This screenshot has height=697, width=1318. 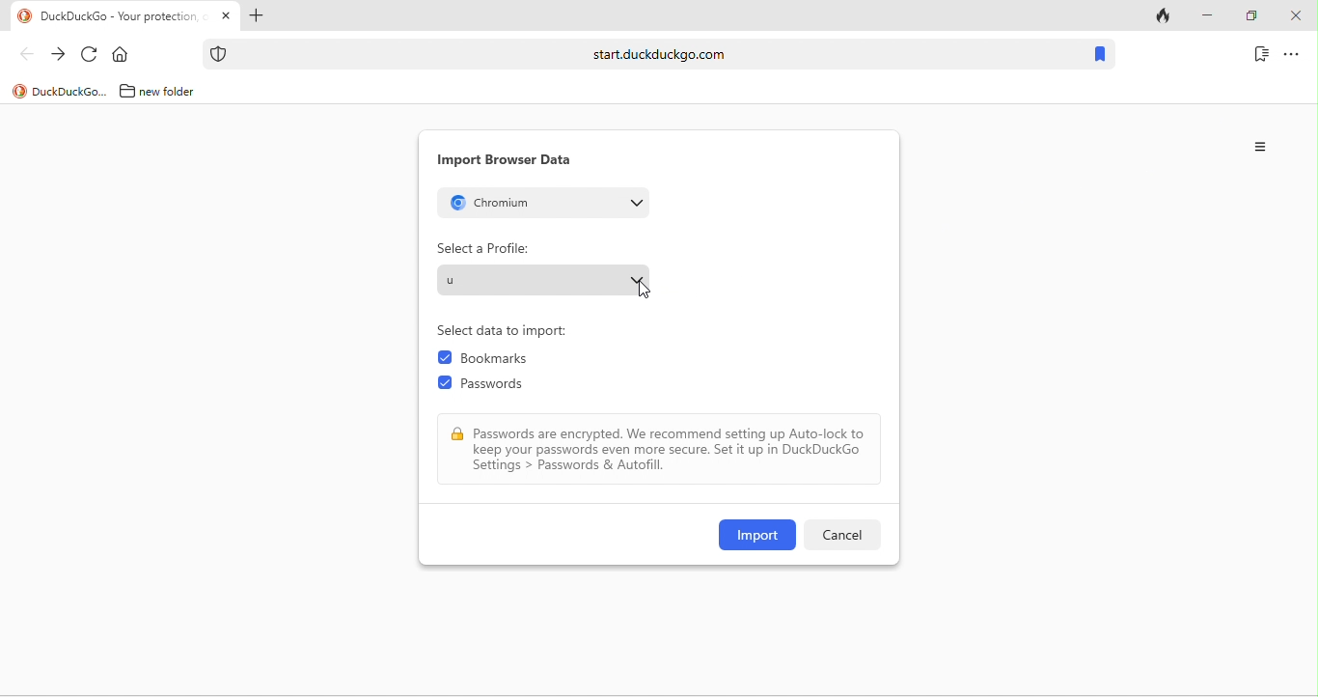 What do you see at coordinates (124, 17) in the screenshot?
I see `DuckDuckGo - Your protection` at bounding box center [124, 17].